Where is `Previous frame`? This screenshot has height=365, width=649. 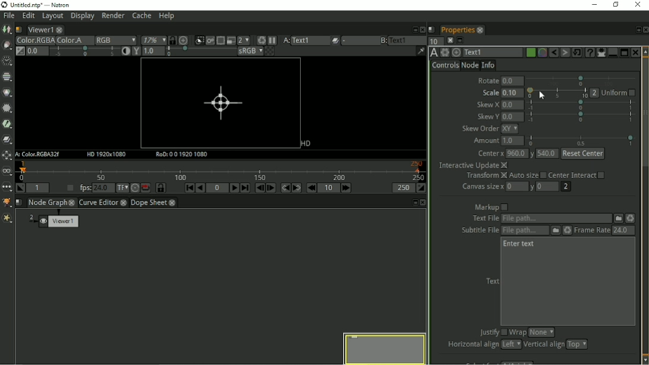 Previous frame is located at coordinates (260, 188).